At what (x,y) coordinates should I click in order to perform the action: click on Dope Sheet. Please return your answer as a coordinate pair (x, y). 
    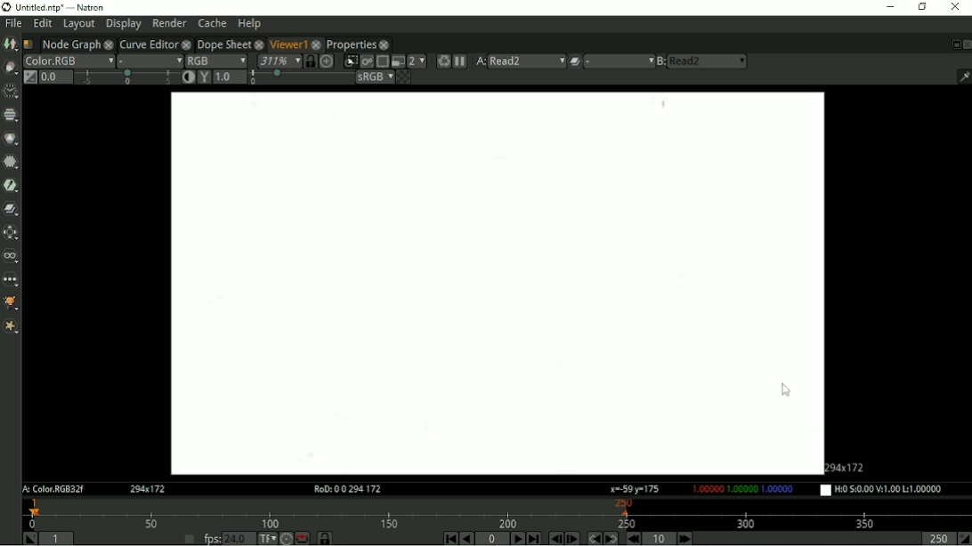
    Looking at the image, I should click on (223, 43).